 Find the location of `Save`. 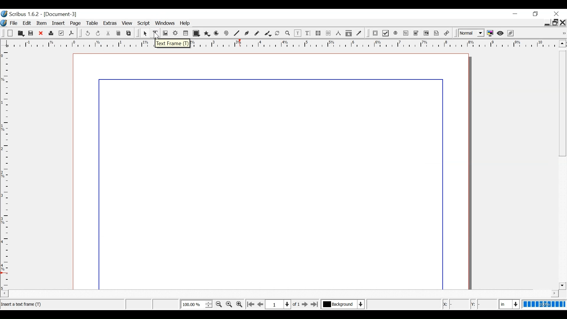

Save is located at coordinates (31, 33).